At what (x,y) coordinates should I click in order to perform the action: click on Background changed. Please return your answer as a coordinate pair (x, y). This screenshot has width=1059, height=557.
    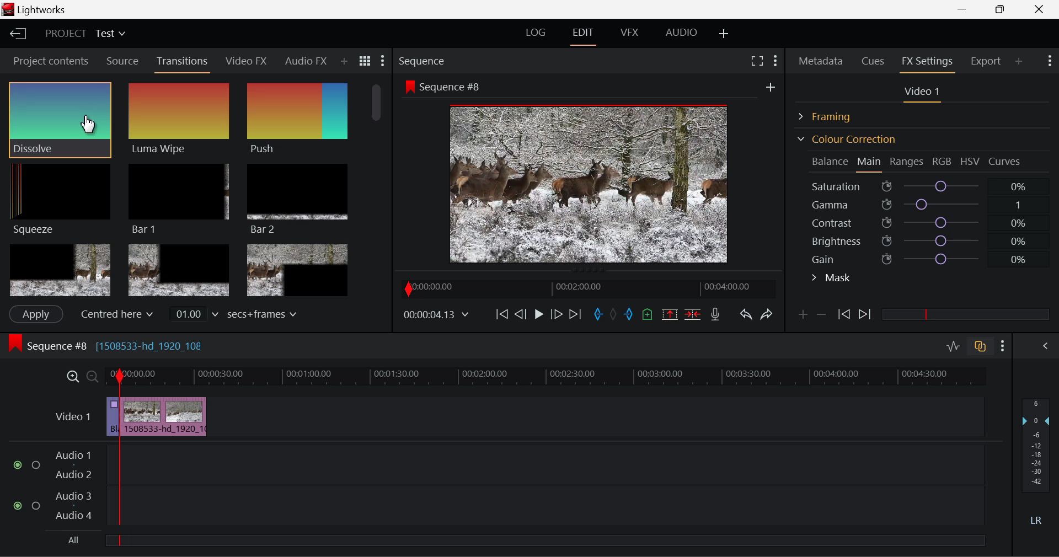
    Looking at the image, I should click on (592, 174).